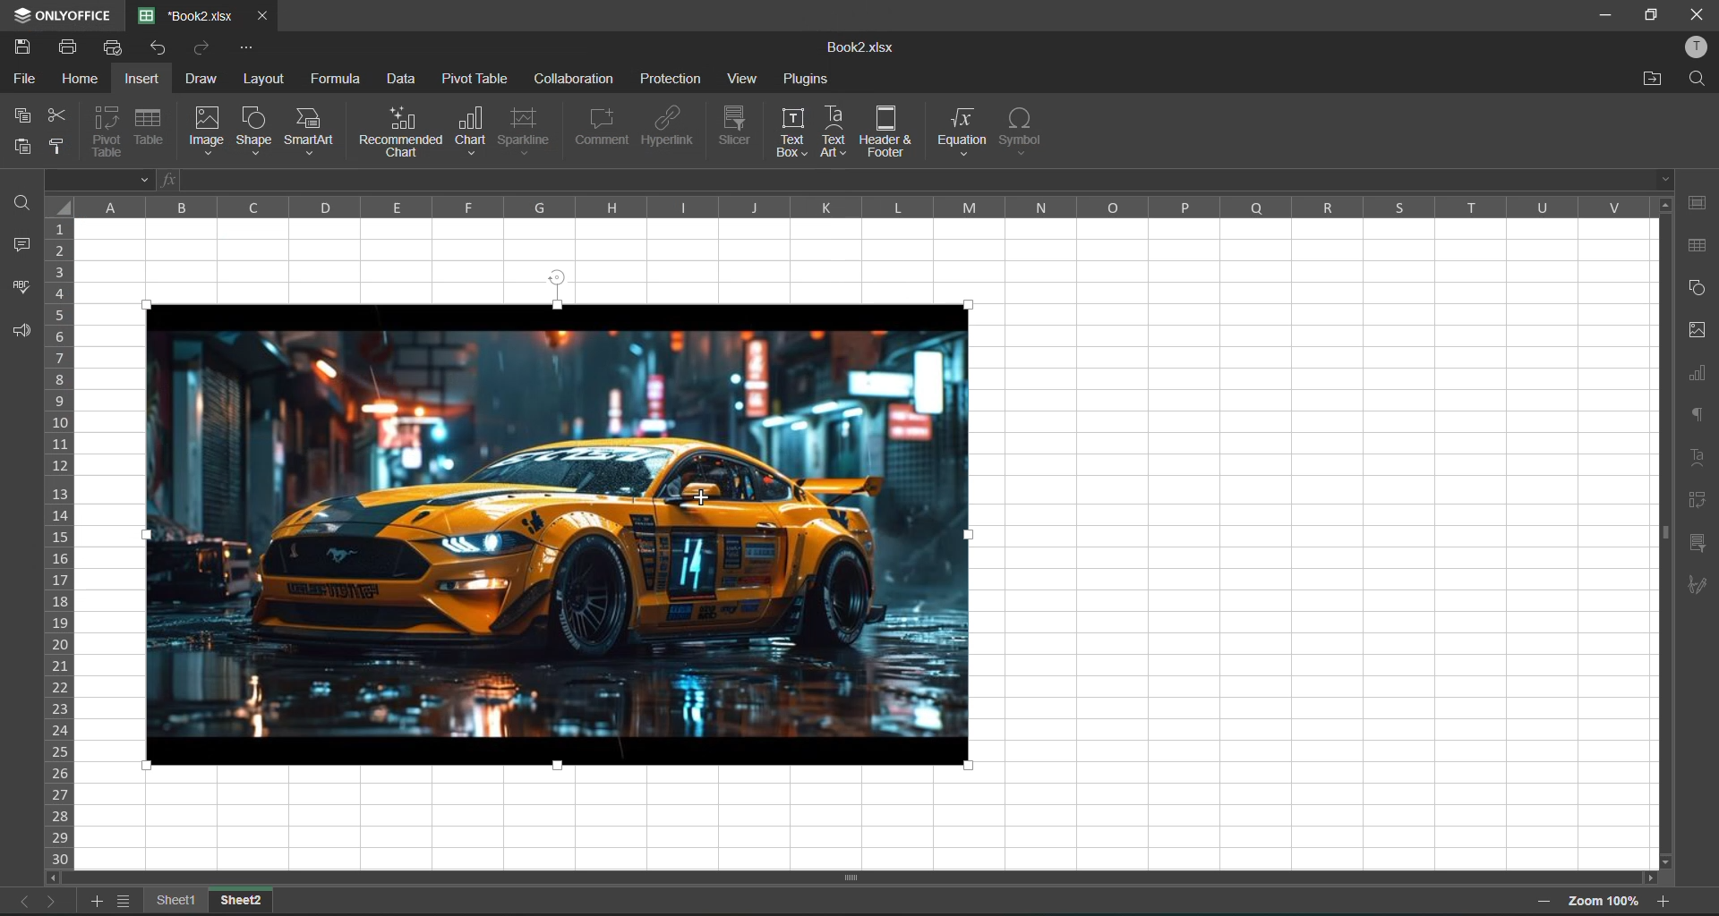 Image resolution: width=1719 pixels, height=916 pixels. What do you see at coordinates (670, 81) in the screenshot?
I see `protection` at bounding box center [670, 81].